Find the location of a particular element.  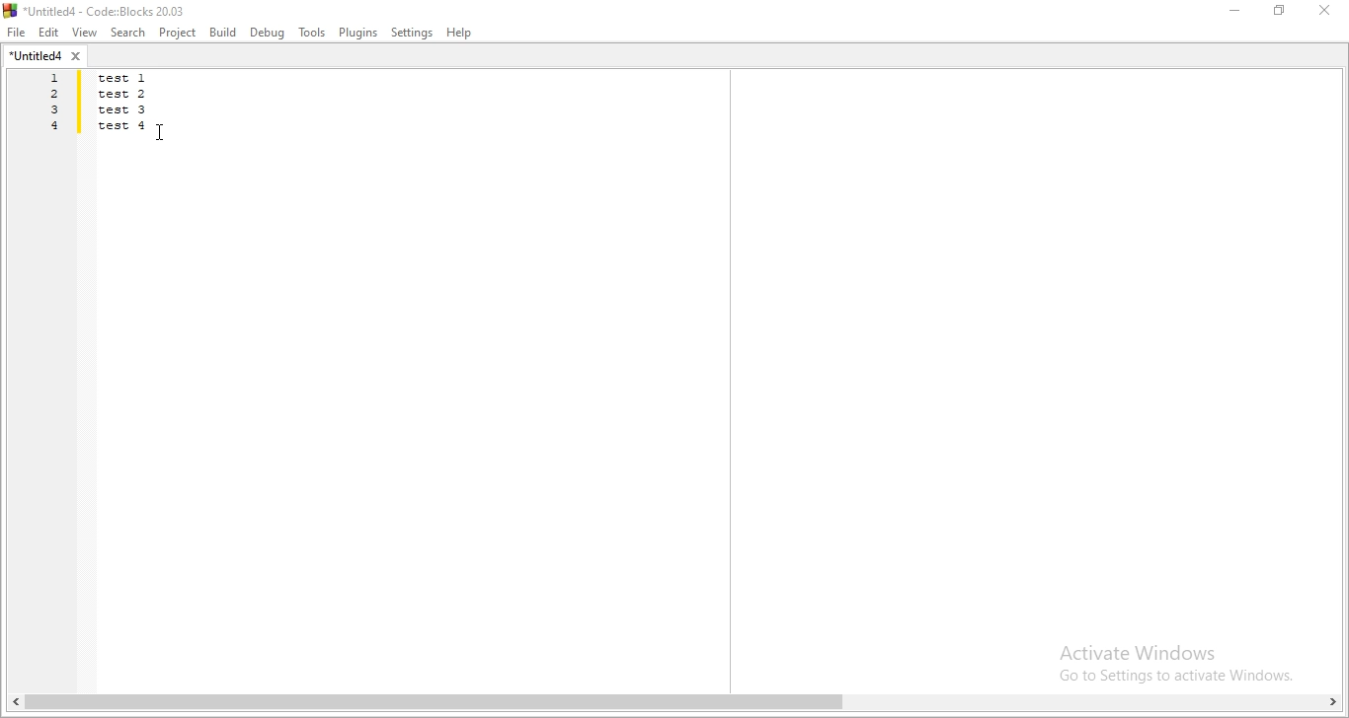

Edit  is located at coordinates (49, 33).